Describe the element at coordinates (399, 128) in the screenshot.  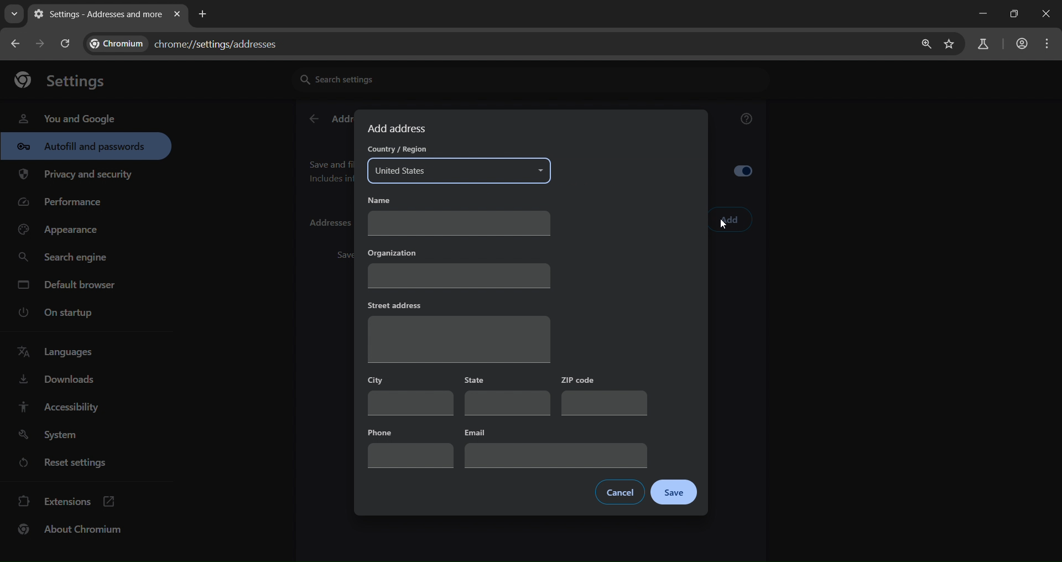
I see `add address` at that location.